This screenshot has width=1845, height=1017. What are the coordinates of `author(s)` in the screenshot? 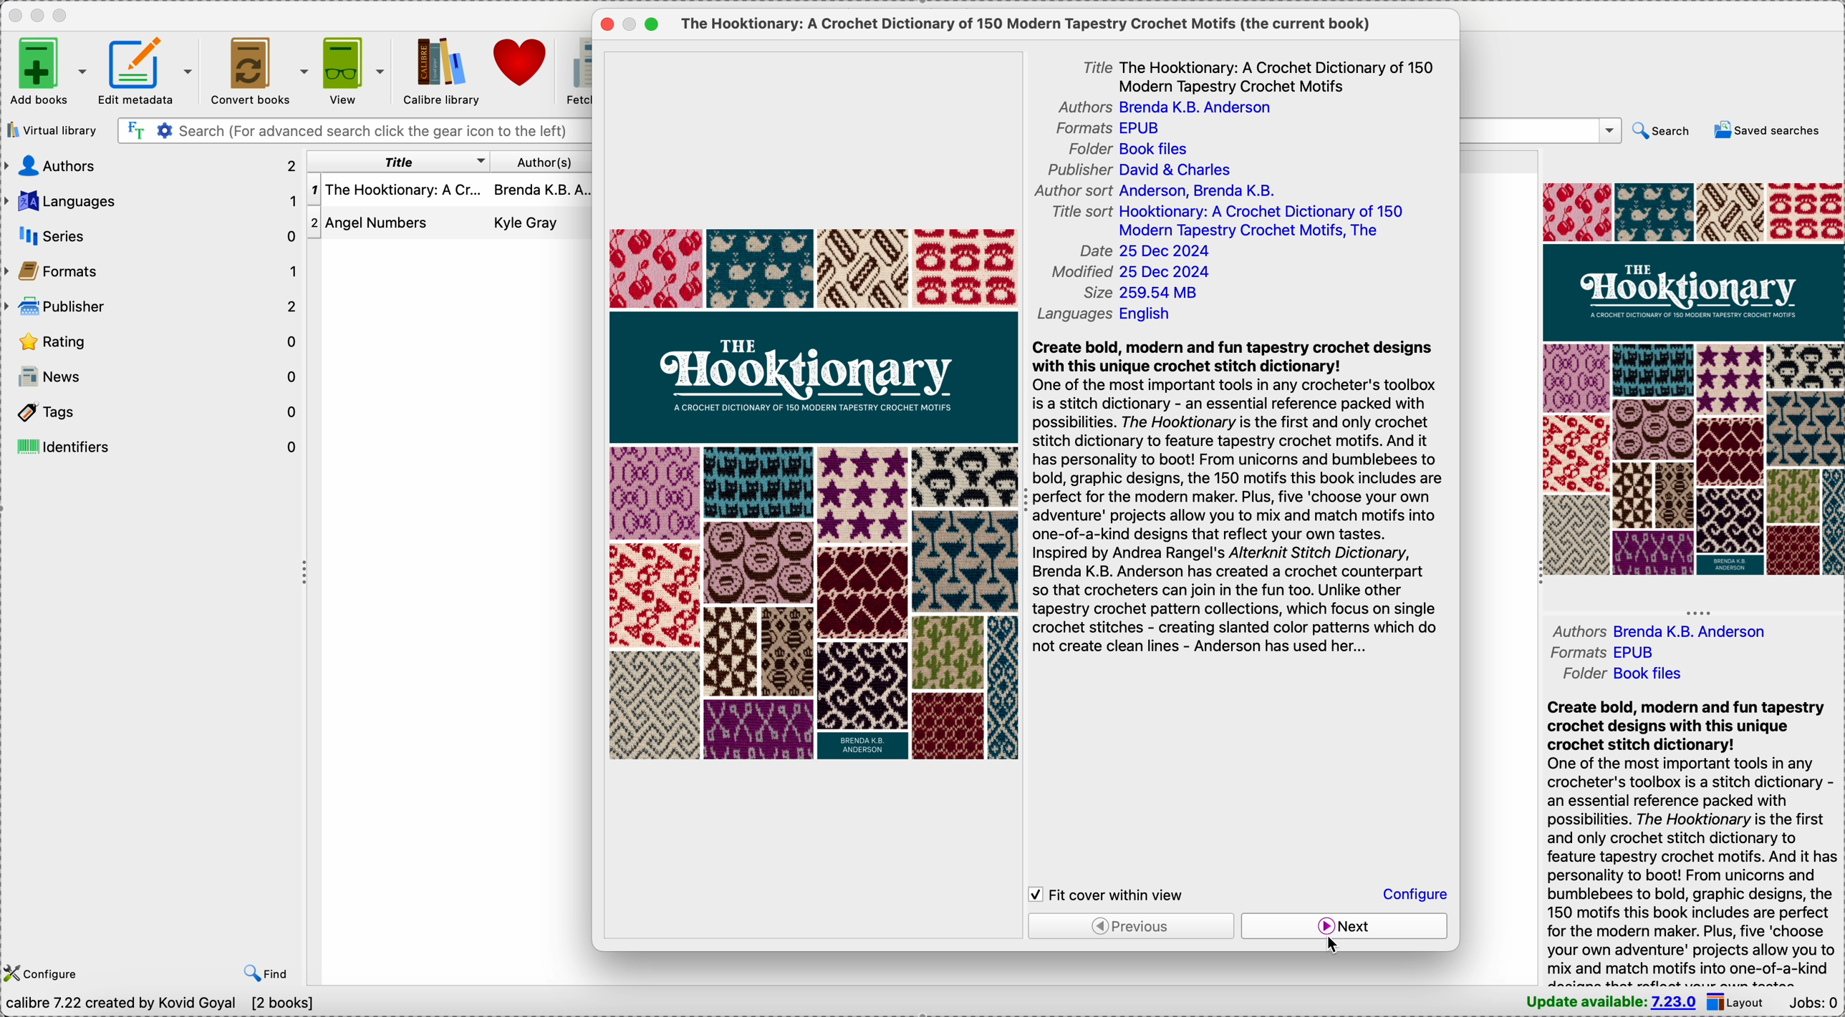 It's located at (542, 162).